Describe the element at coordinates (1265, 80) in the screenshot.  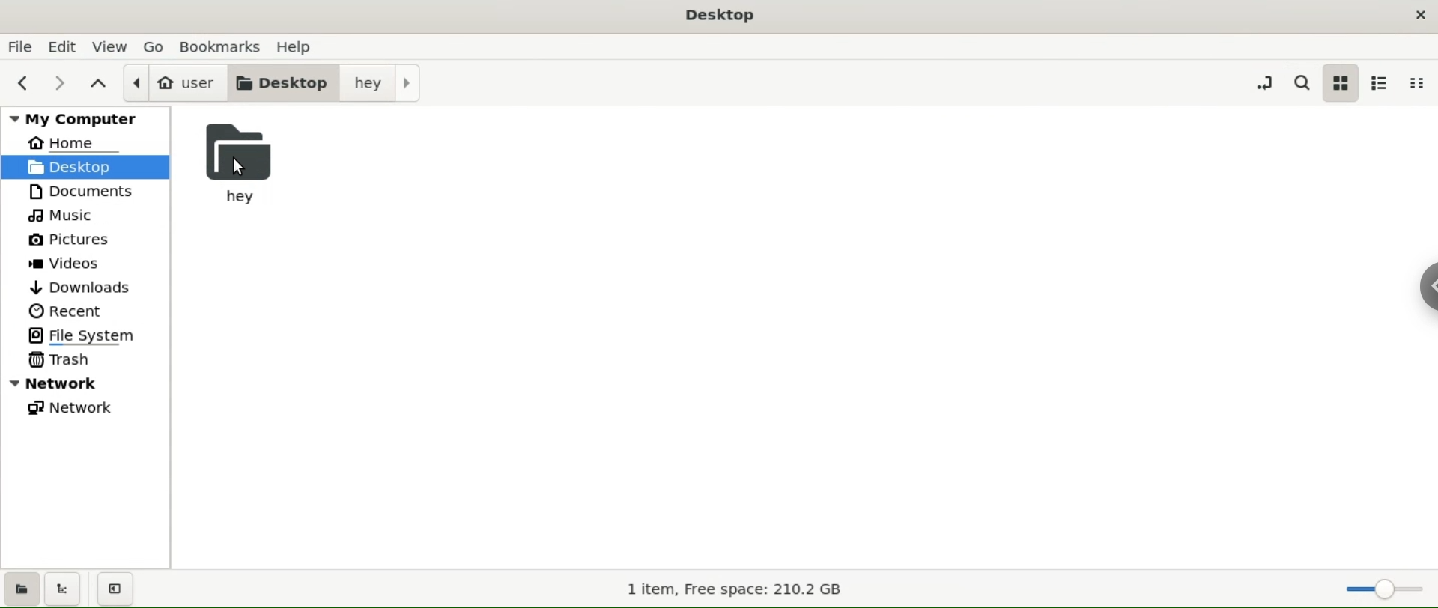
I see `toggle location entry` at that location.